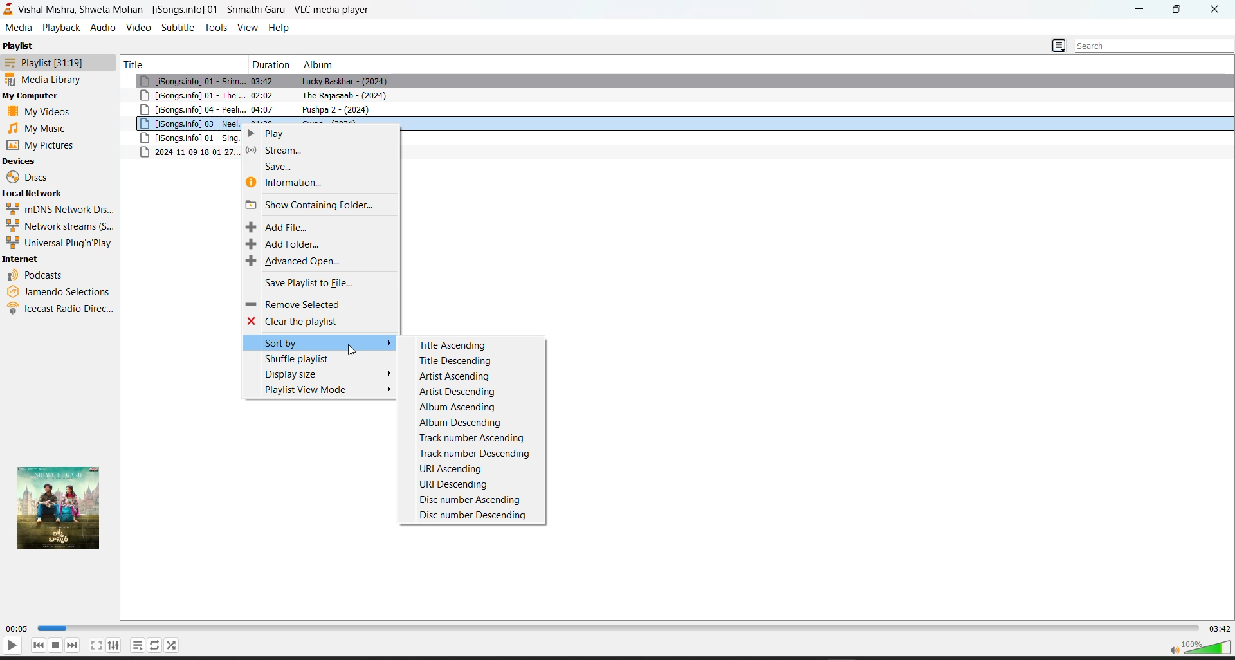 The width and height of the screenshot is (1235, 660). What do you see at coordinates (183, 138) in the screenshot?
I see `song` at bounding box center [183, 138].